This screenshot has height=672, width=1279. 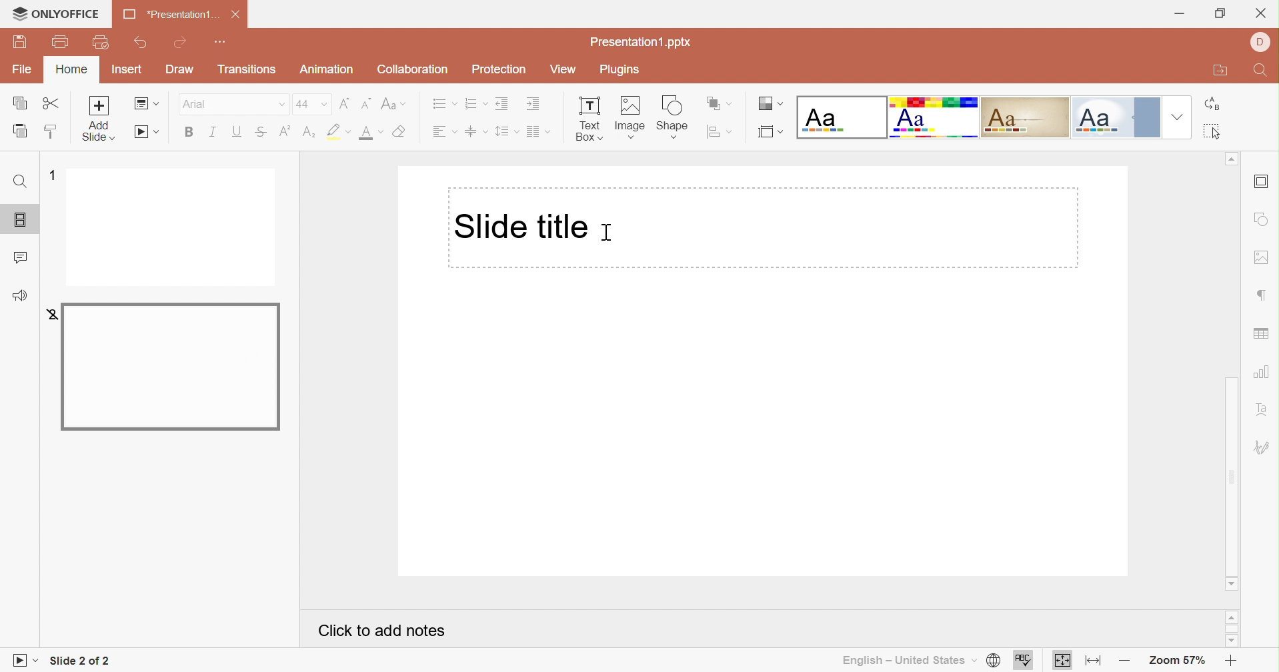 I want to click on Start slideshow, so click(x=145, y=133).